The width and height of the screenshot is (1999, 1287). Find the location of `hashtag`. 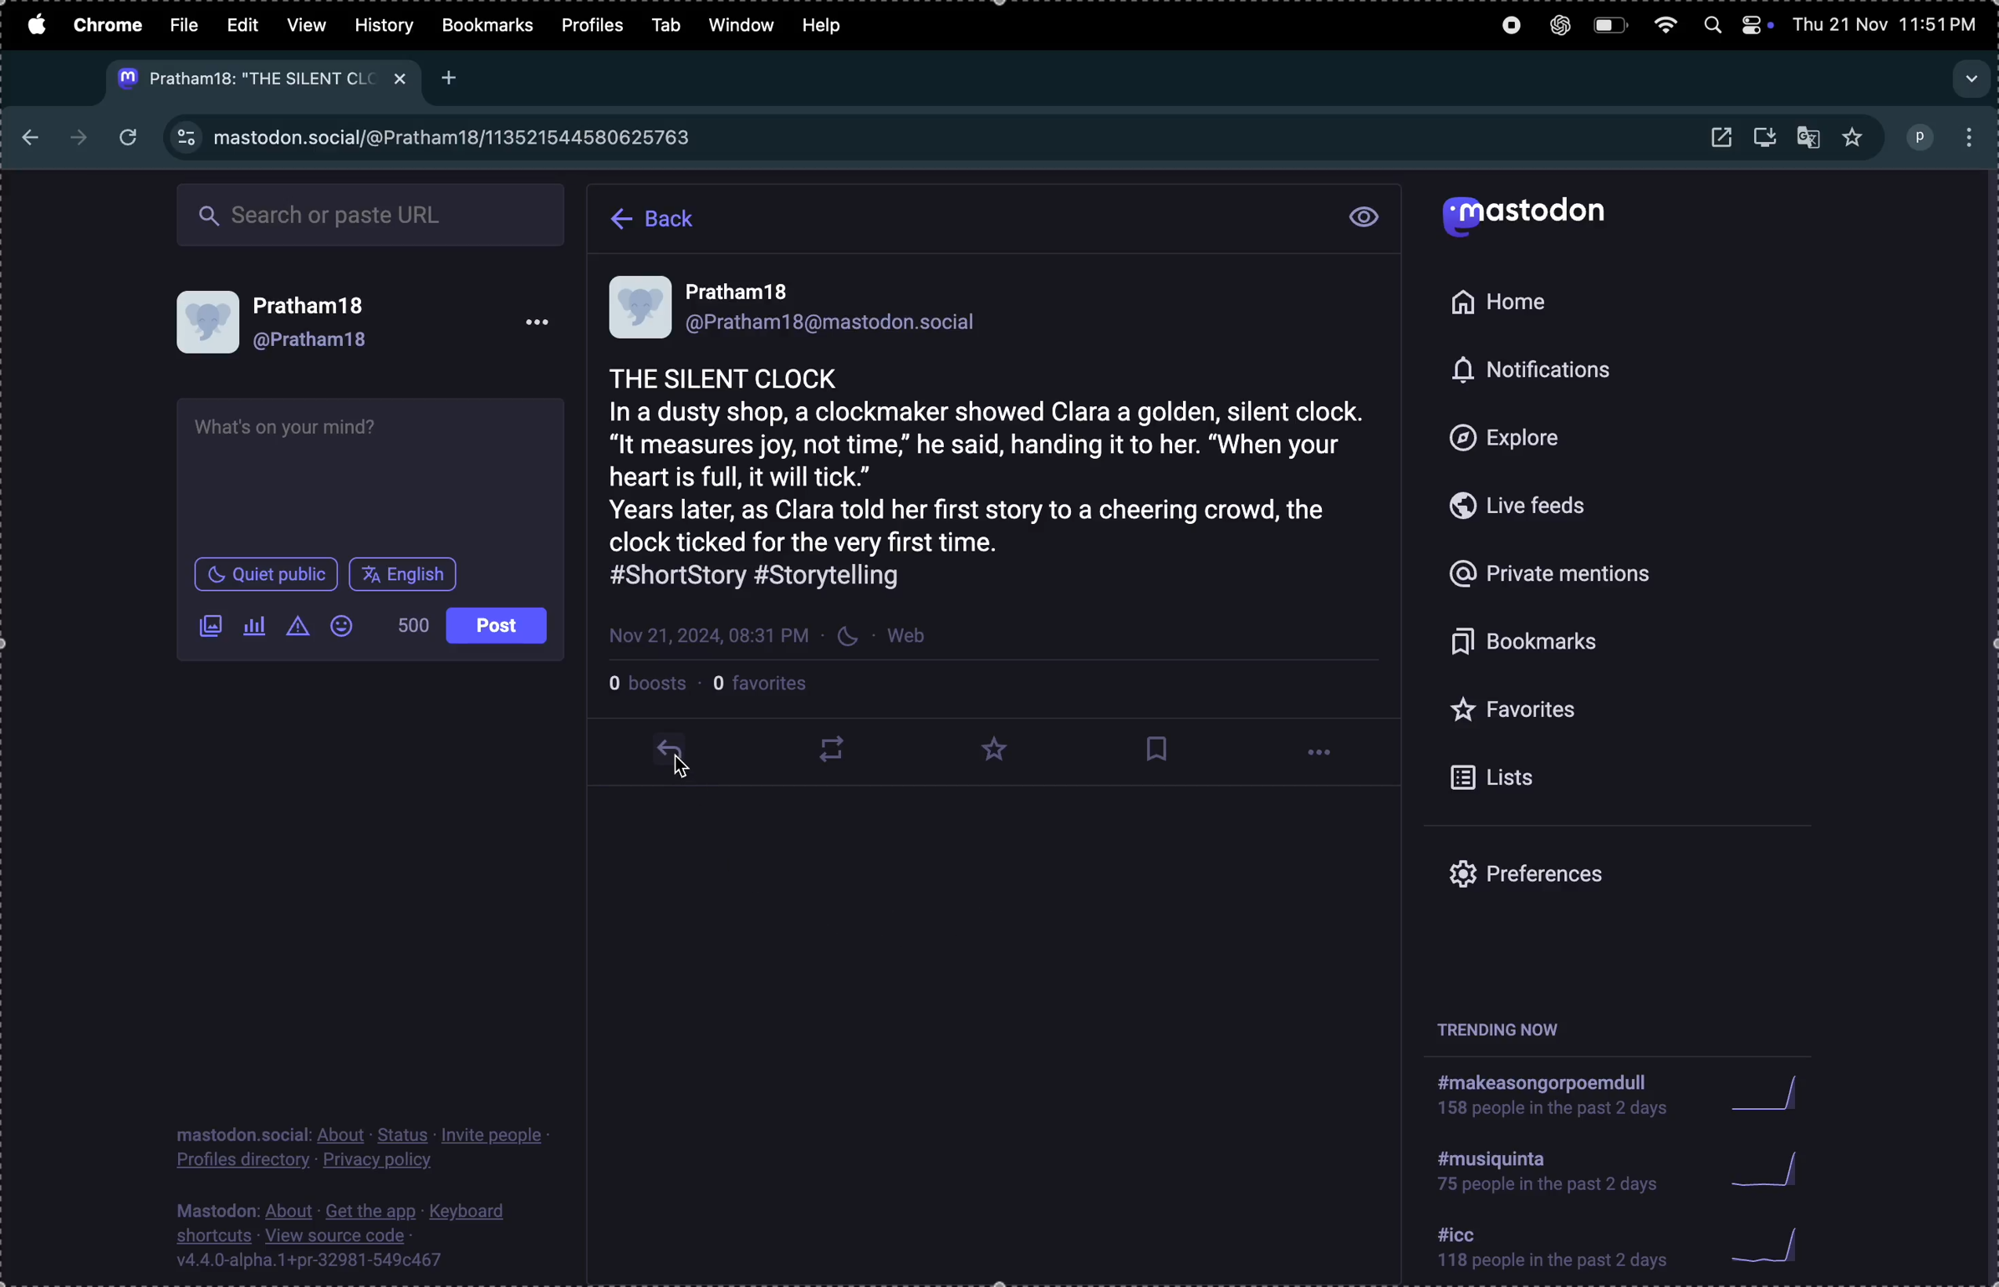

hashtag is located at coordinates (1553, 1250).